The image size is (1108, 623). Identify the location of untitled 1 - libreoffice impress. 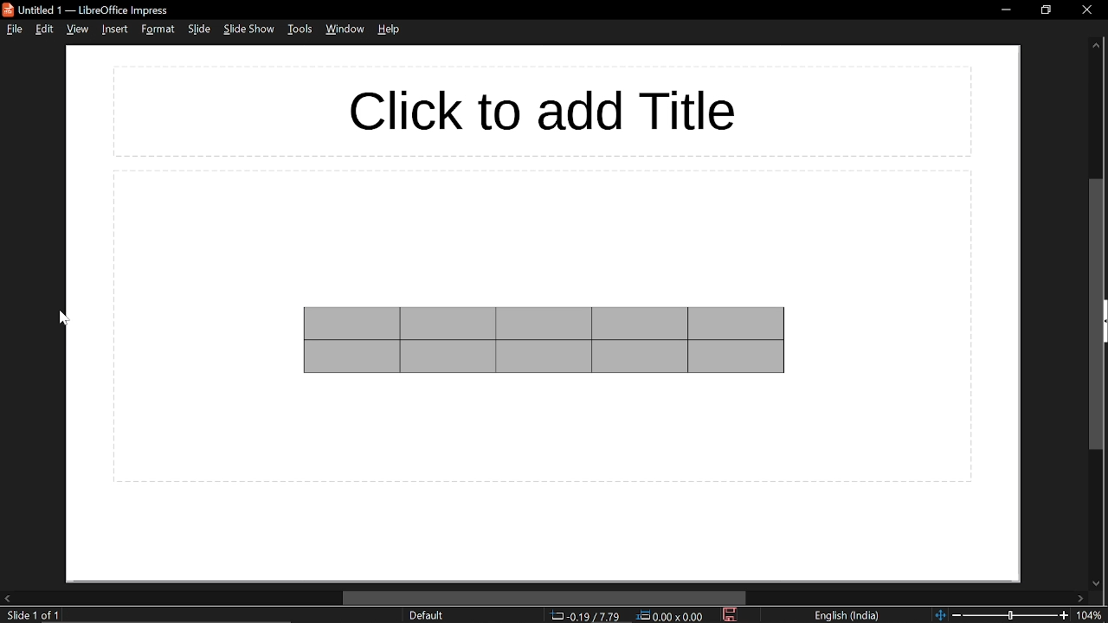
(88, 10).